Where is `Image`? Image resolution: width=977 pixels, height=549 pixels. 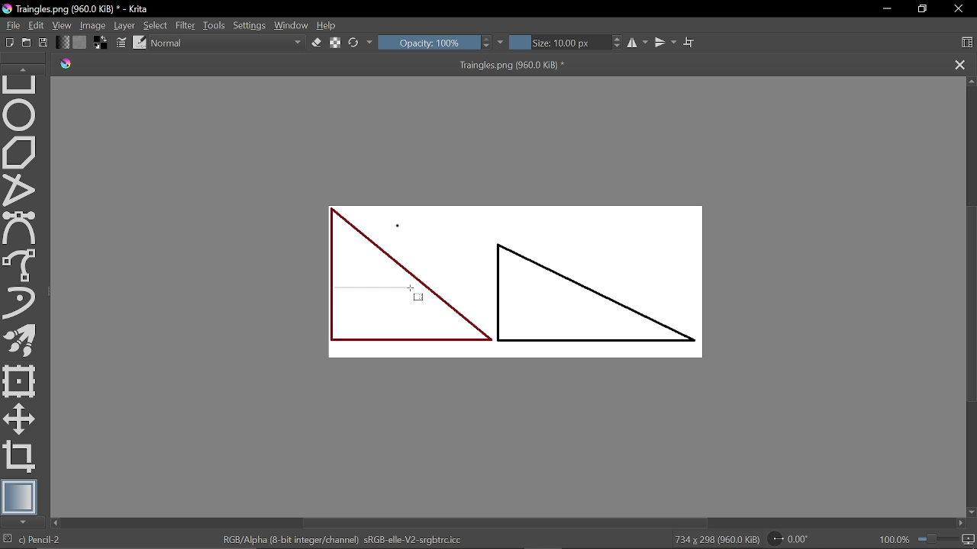 Image is located at coordinates (92, 25).